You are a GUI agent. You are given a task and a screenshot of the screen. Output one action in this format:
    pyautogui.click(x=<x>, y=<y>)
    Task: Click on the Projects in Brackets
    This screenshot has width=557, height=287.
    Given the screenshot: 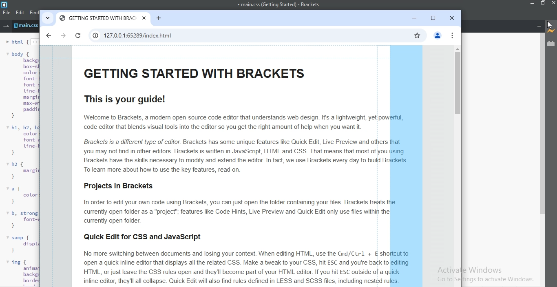 What is the action you would take?
    pyautogui.click(x=120, y=186)
    